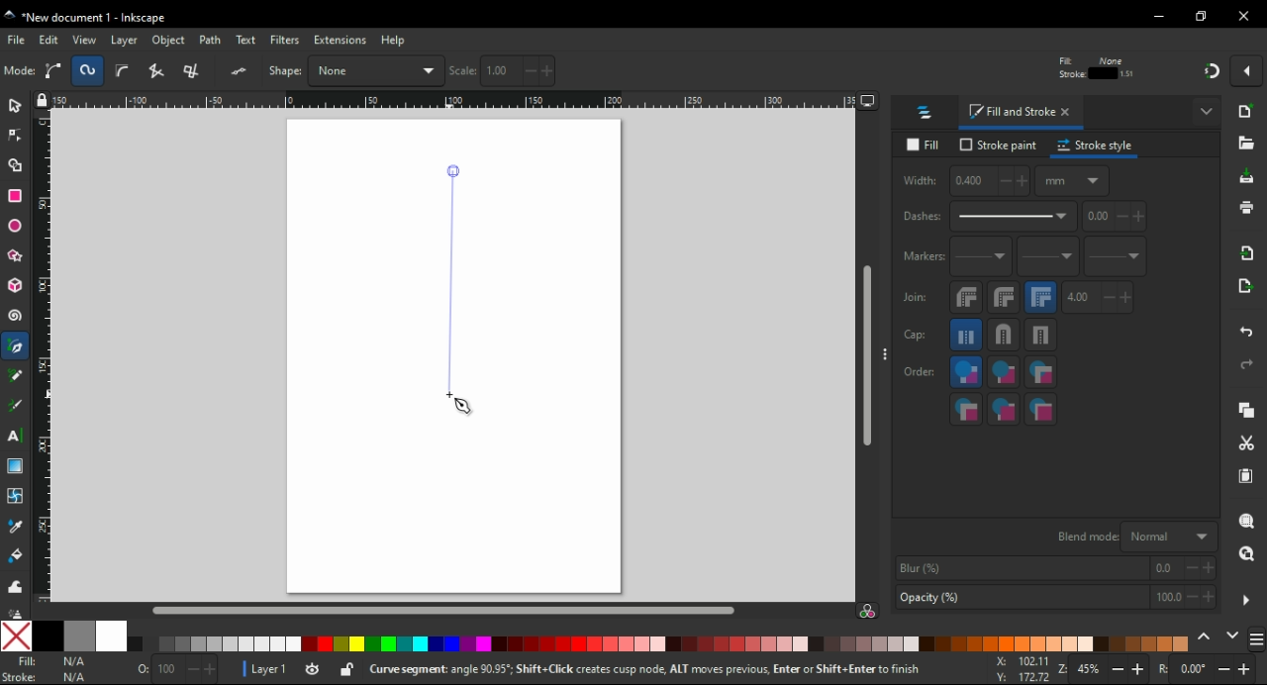  I want to click on text tool, so click(15, 436).